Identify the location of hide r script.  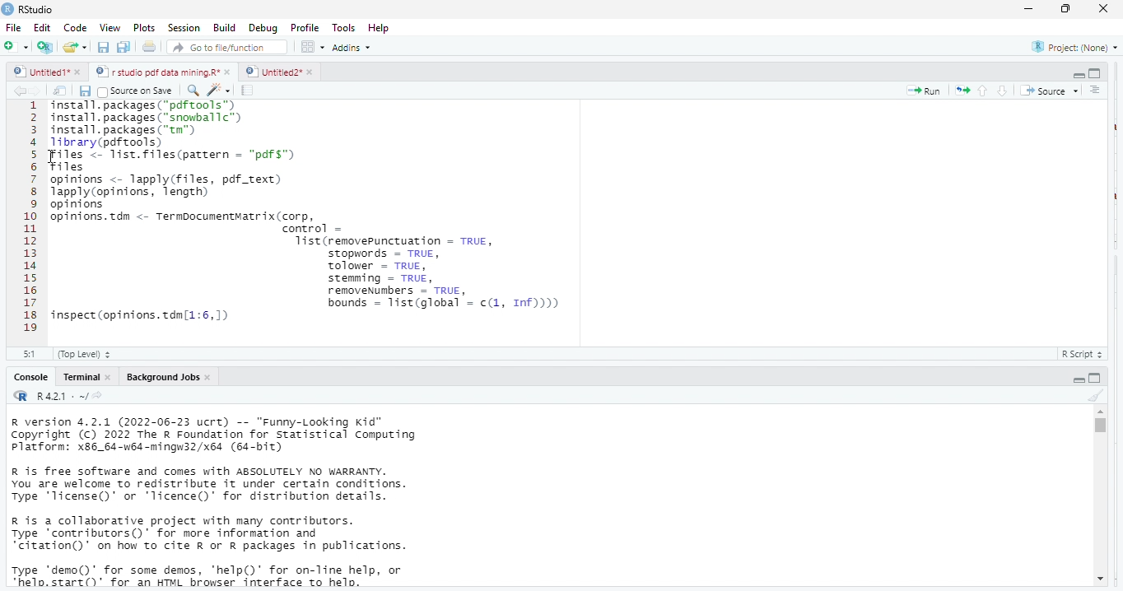
(1079, 76).